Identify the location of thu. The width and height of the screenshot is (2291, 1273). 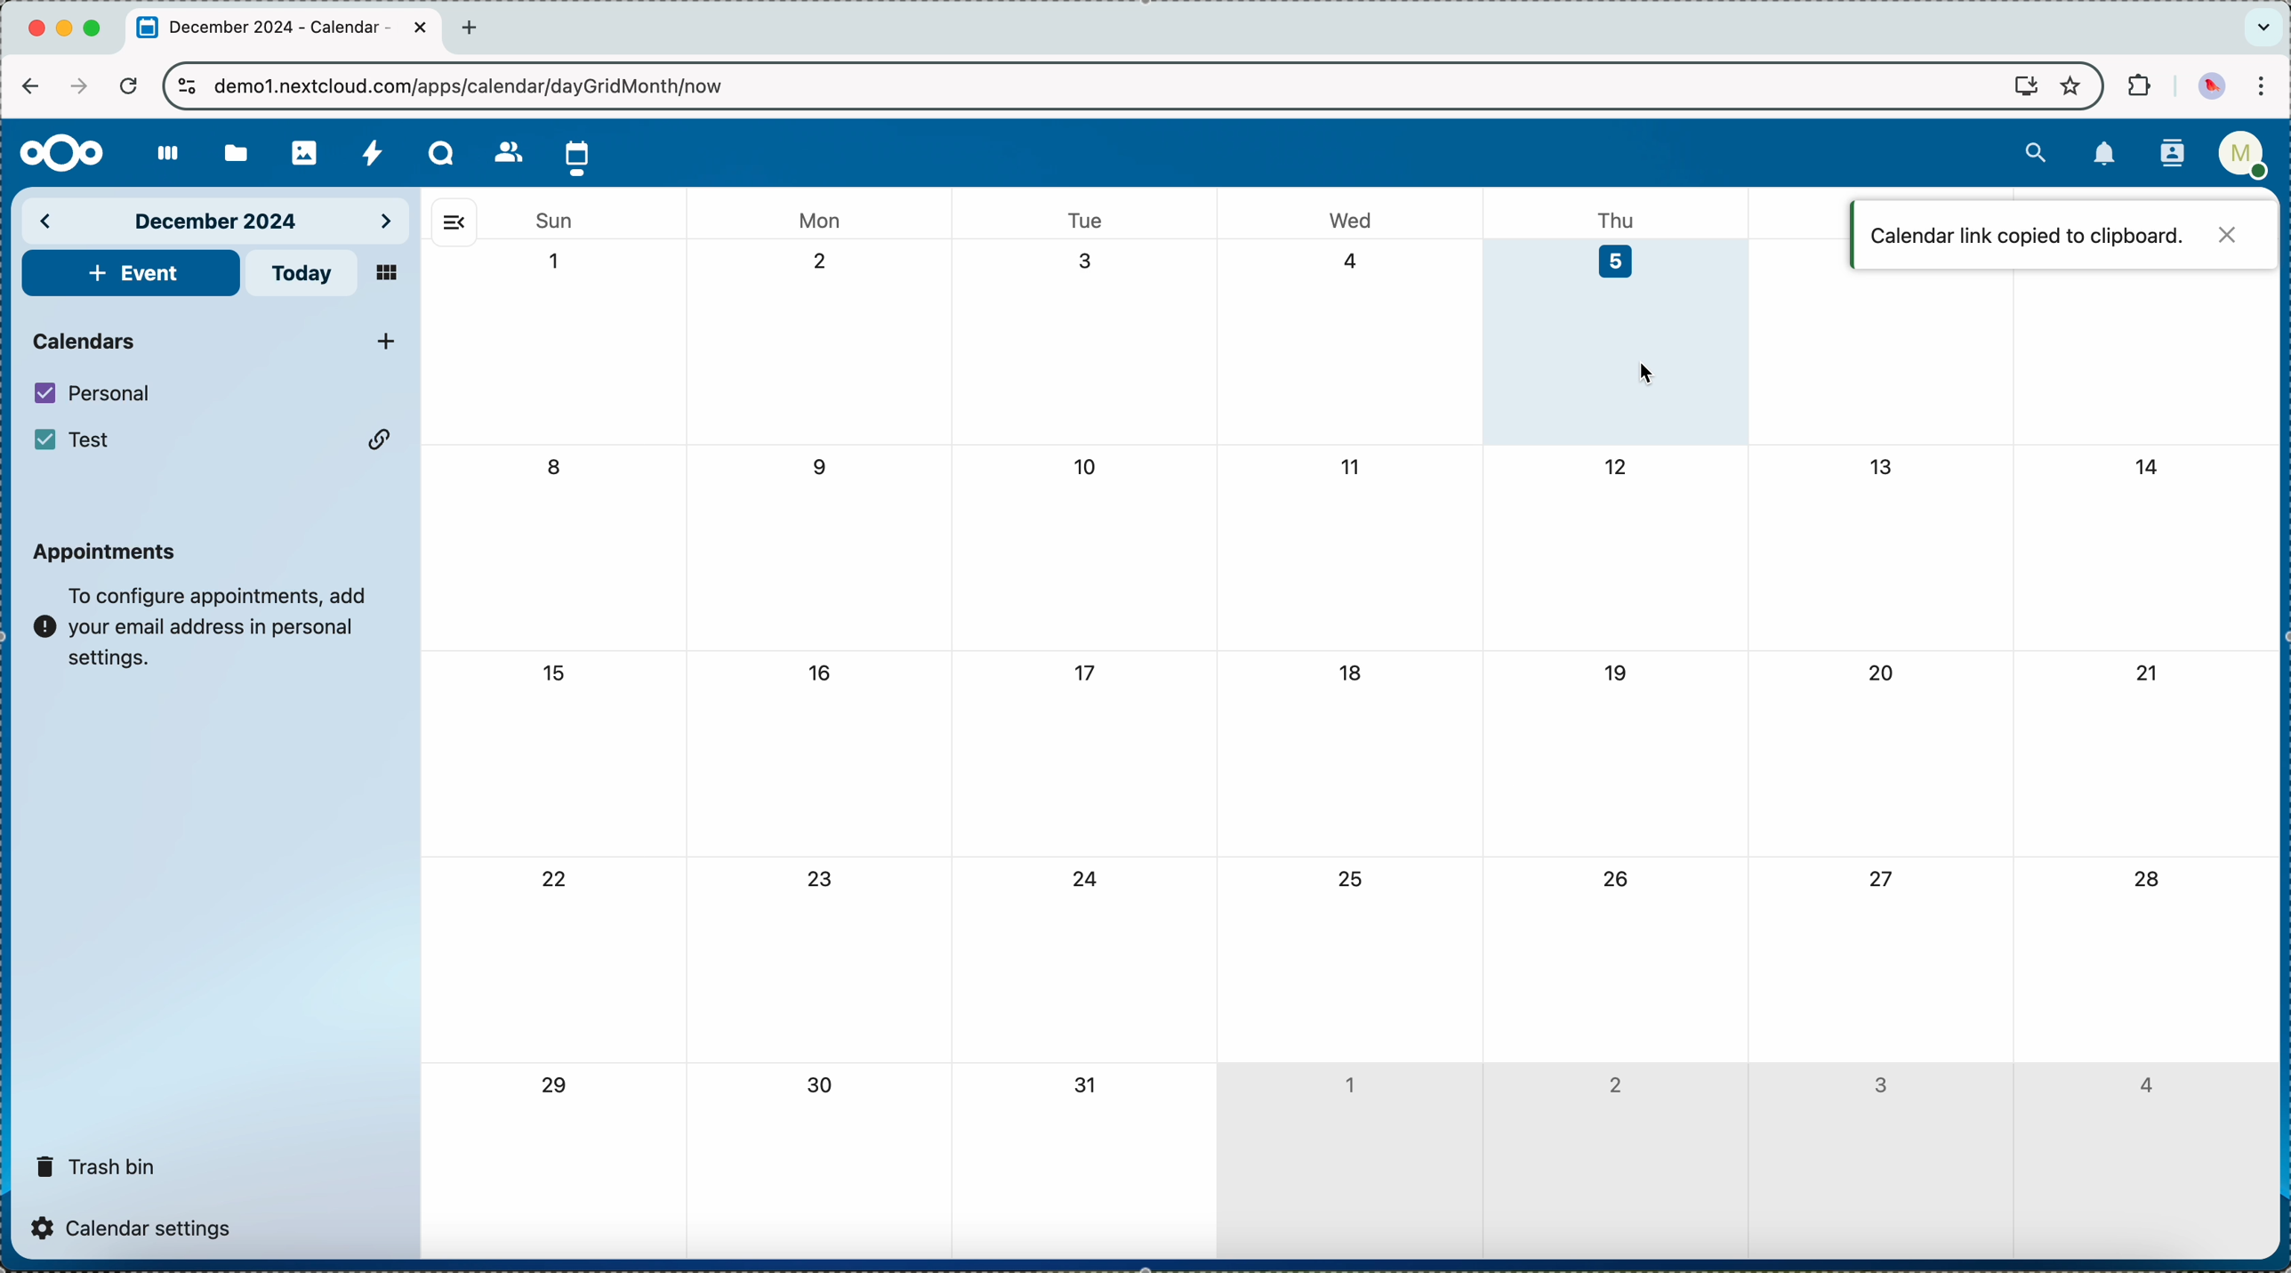
(1624, 218).